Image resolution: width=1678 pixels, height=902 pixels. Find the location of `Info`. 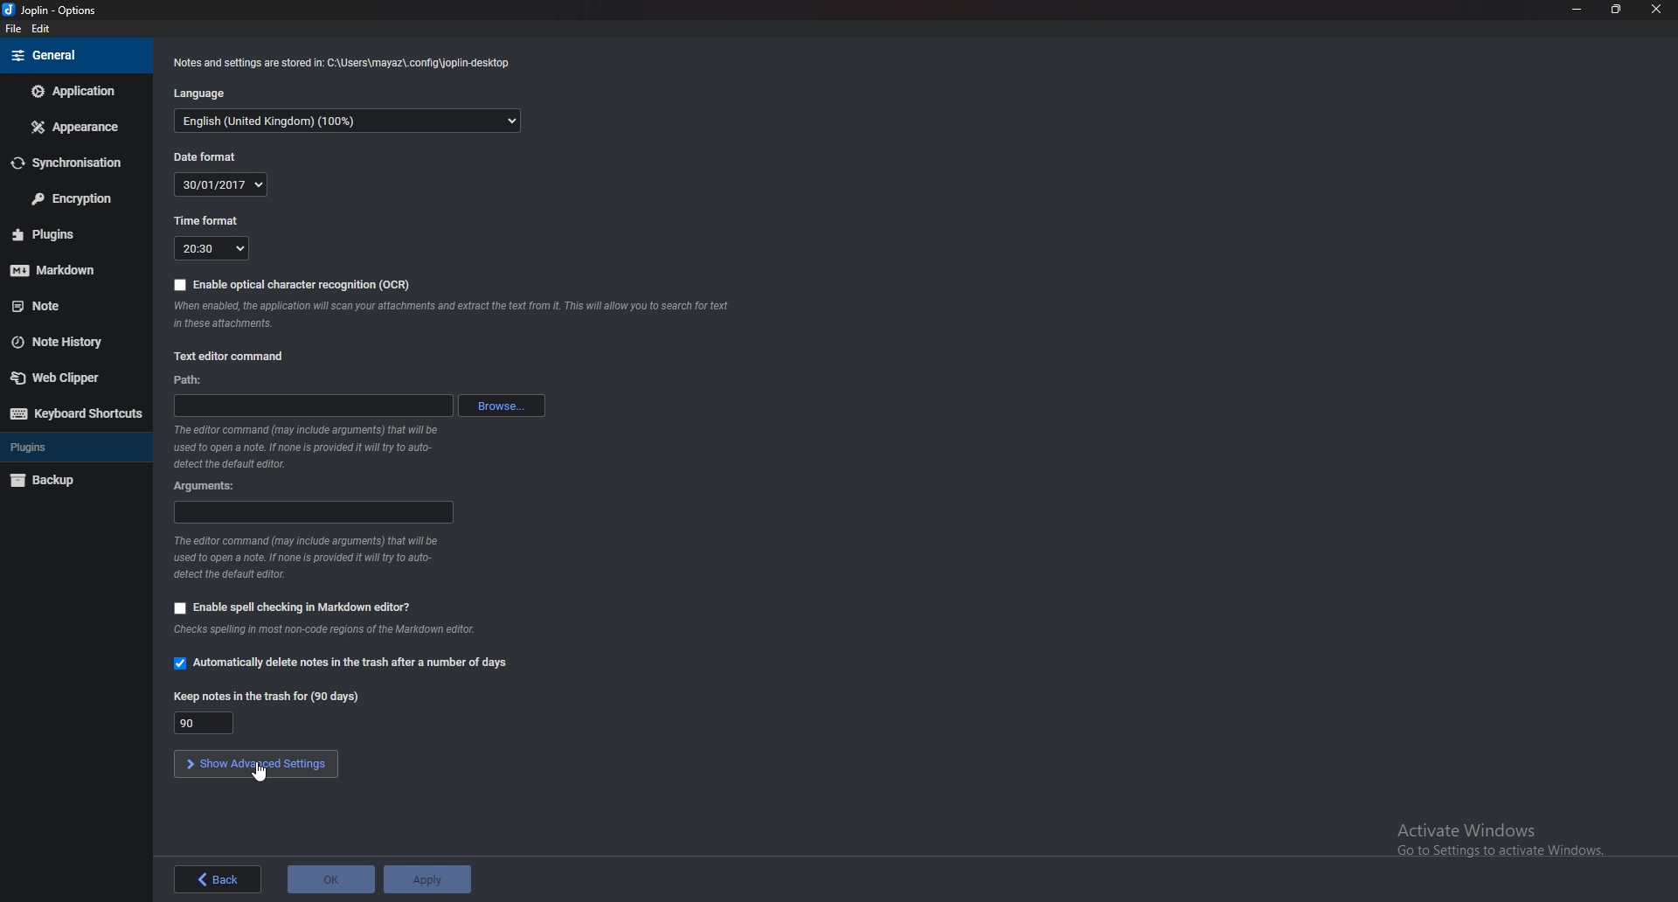

Info is located at coordinates (337, 629).